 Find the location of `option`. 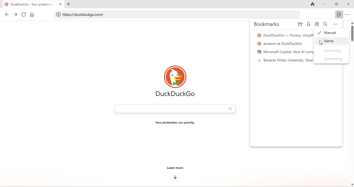

option is located at coordinates (349, 15).